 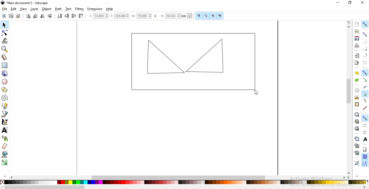 I want to click on snap to page border, so click(x=365, y=150).